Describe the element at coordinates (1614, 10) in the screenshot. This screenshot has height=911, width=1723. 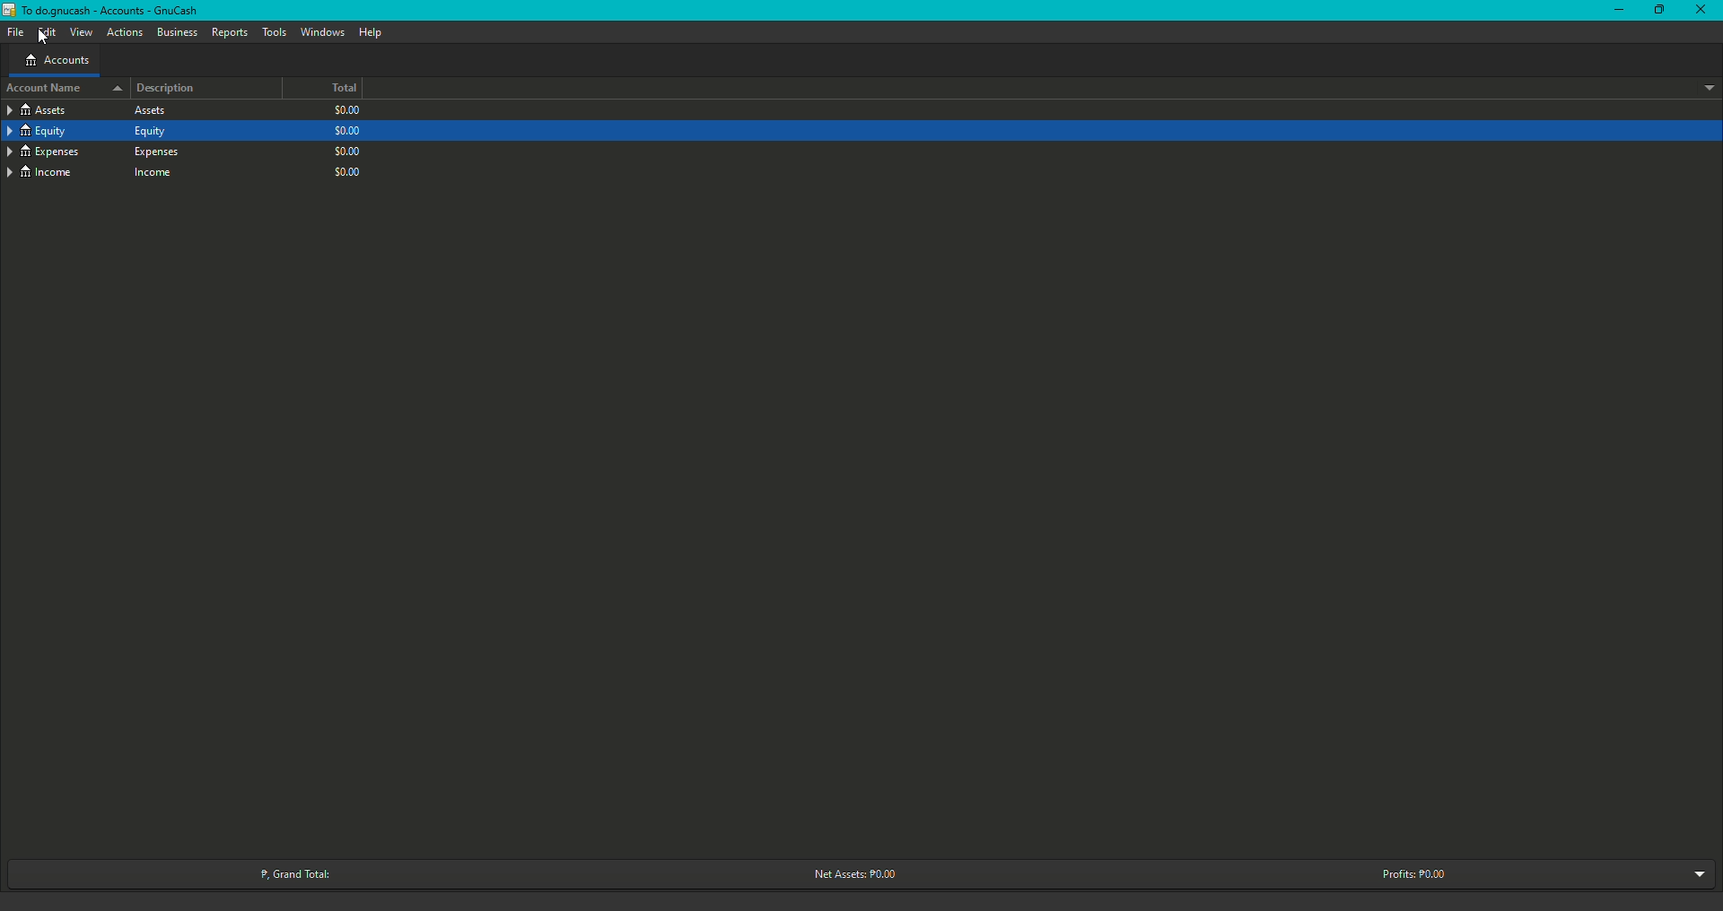
I see `Minimize` at that location.